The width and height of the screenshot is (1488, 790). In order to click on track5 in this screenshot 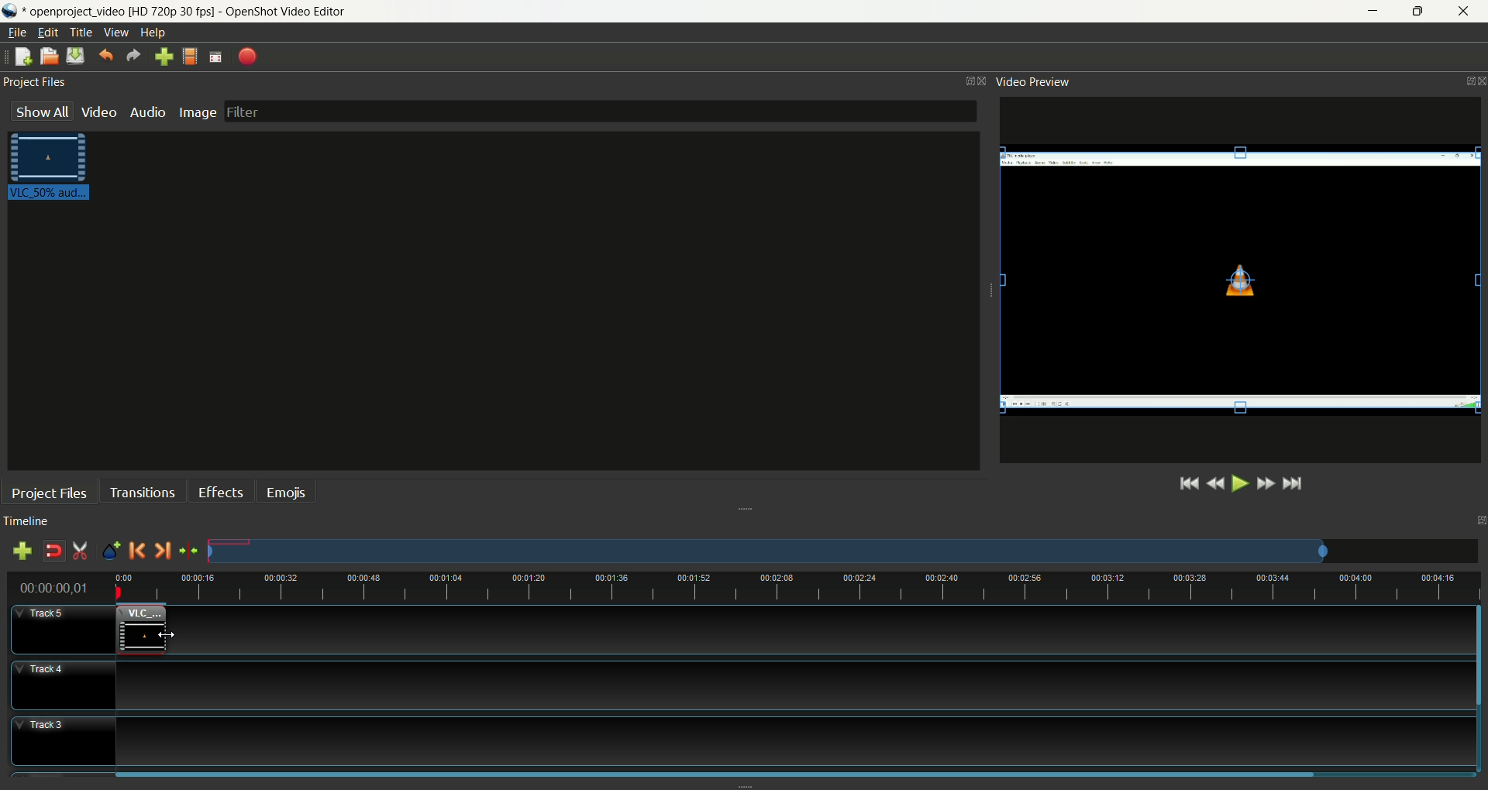, I will do `click(64, 629)`.